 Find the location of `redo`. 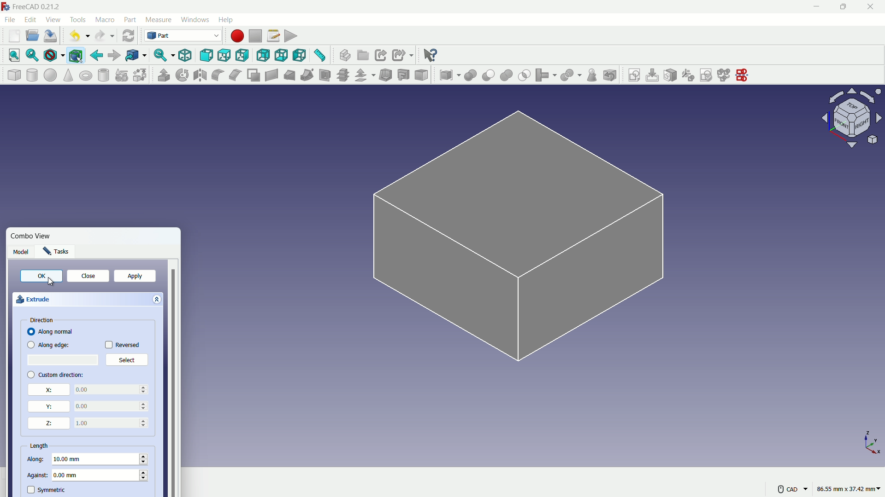

redo is located at coordinates (104, 35).